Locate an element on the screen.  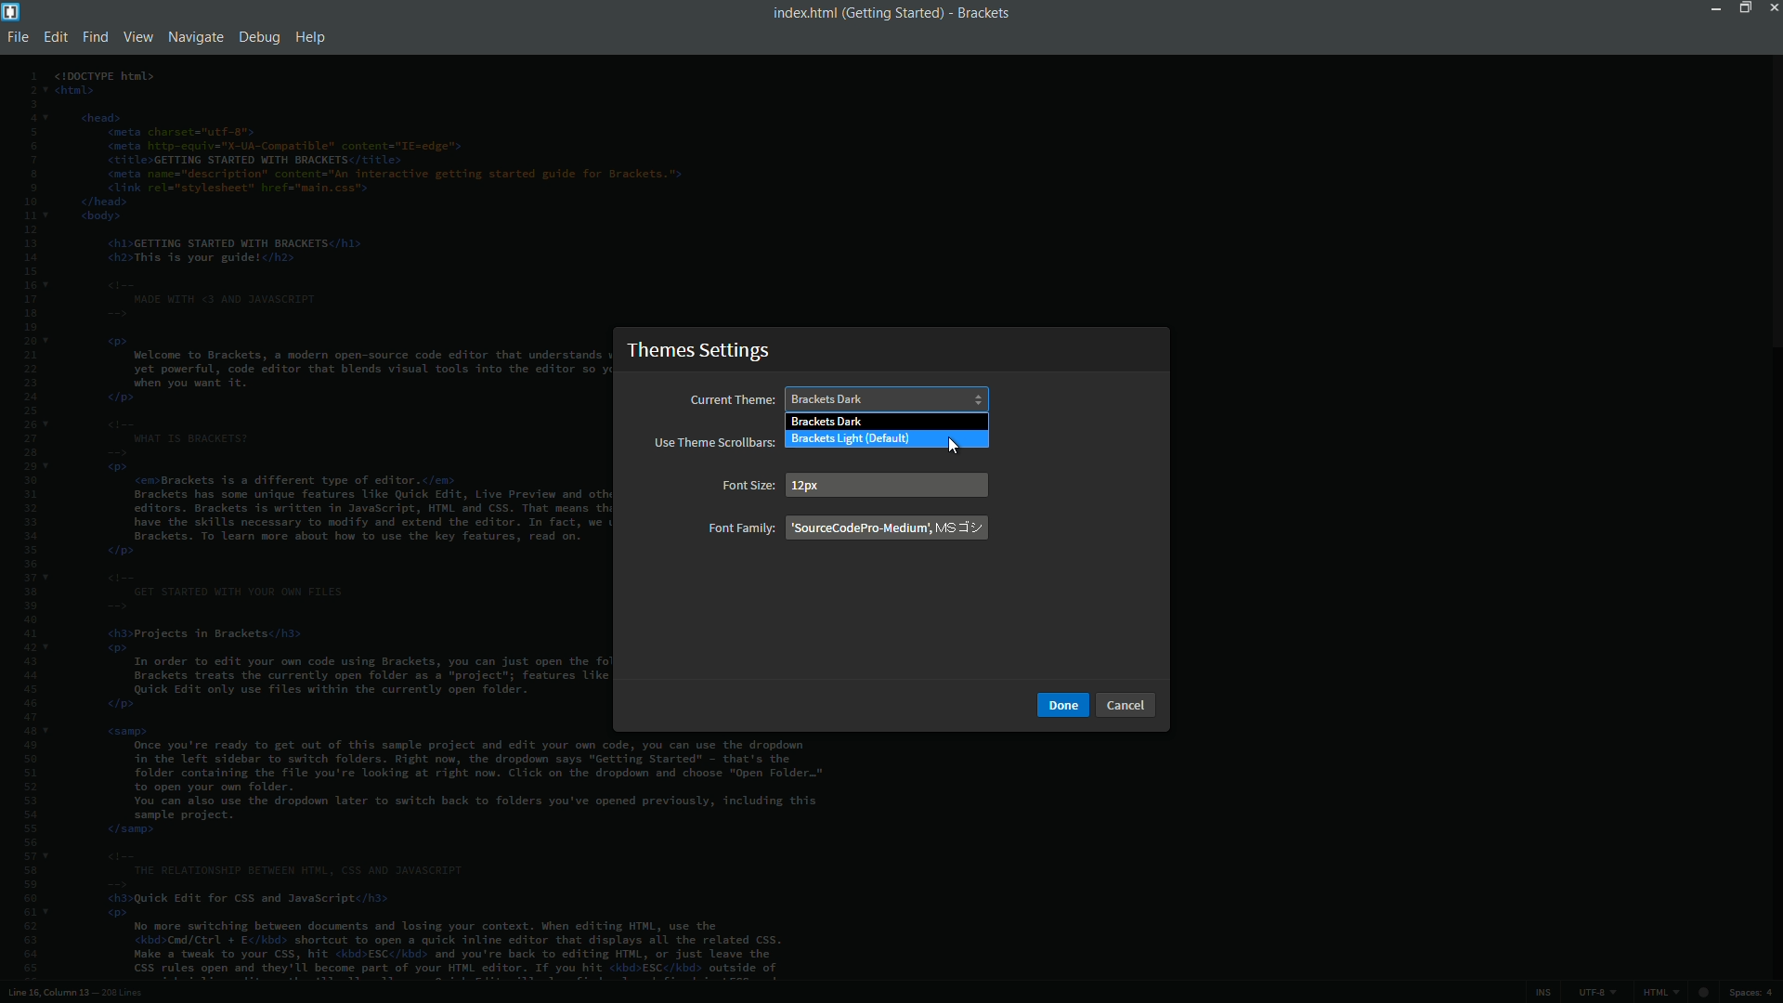
close app is located at coordinates (1772, 7).